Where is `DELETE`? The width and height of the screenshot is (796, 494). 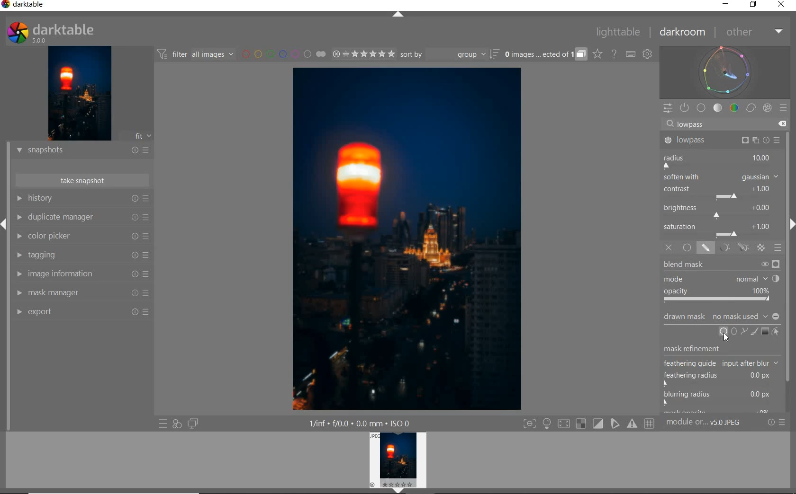
DELETE is located at coordinates (783, 124).